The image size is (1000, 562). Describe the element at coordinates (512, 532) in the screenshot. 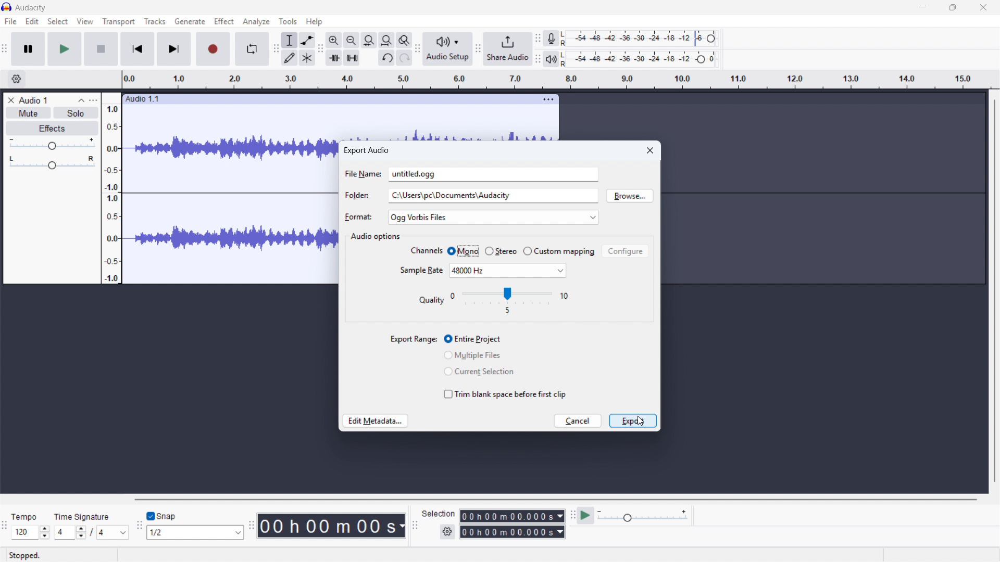

I see `Selection end time ` at that location.